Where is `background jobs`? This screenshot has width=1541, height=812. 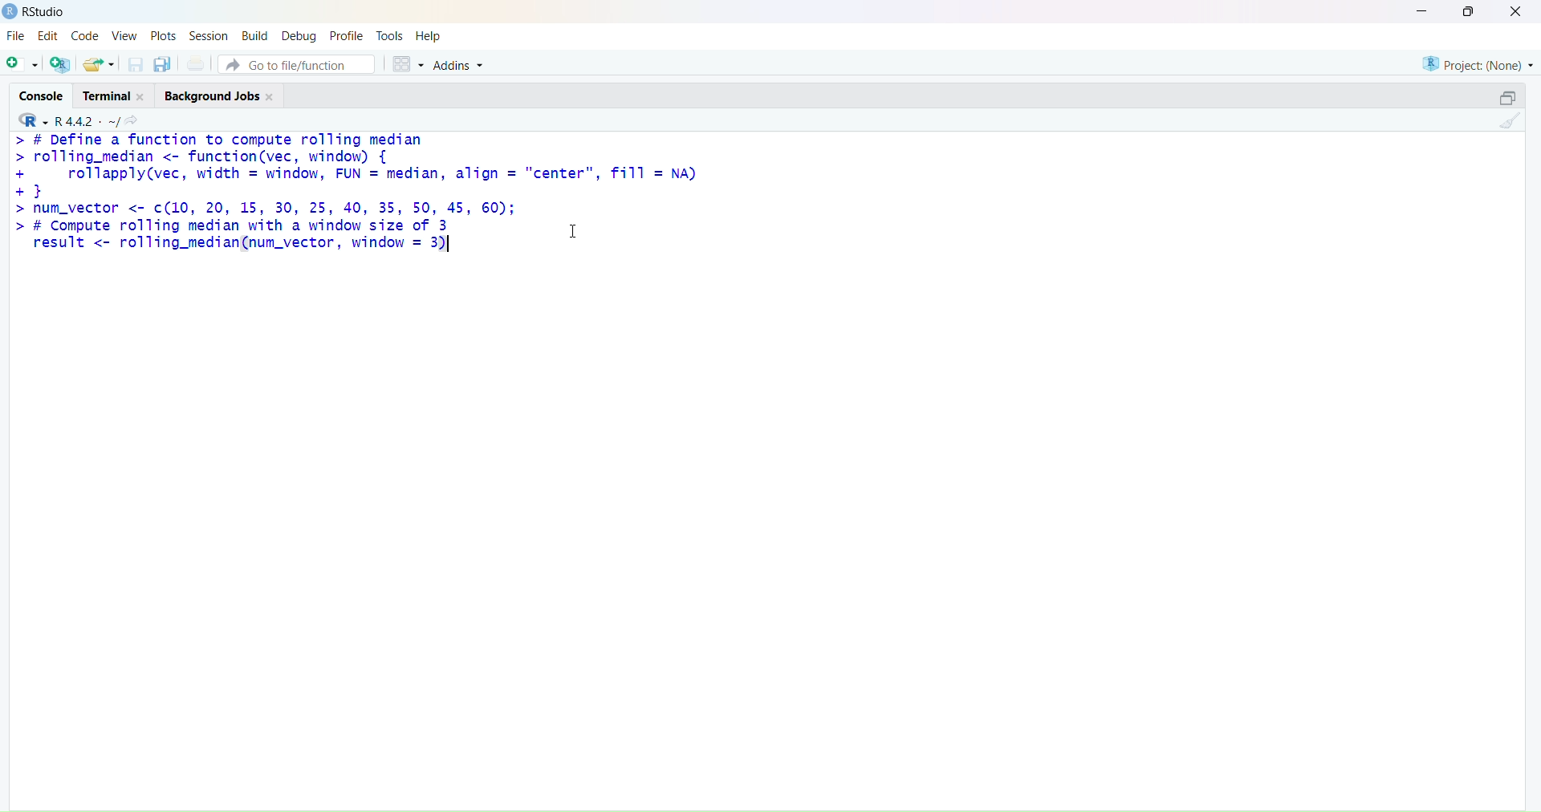
background jobs is located at coordinates (212, 98).